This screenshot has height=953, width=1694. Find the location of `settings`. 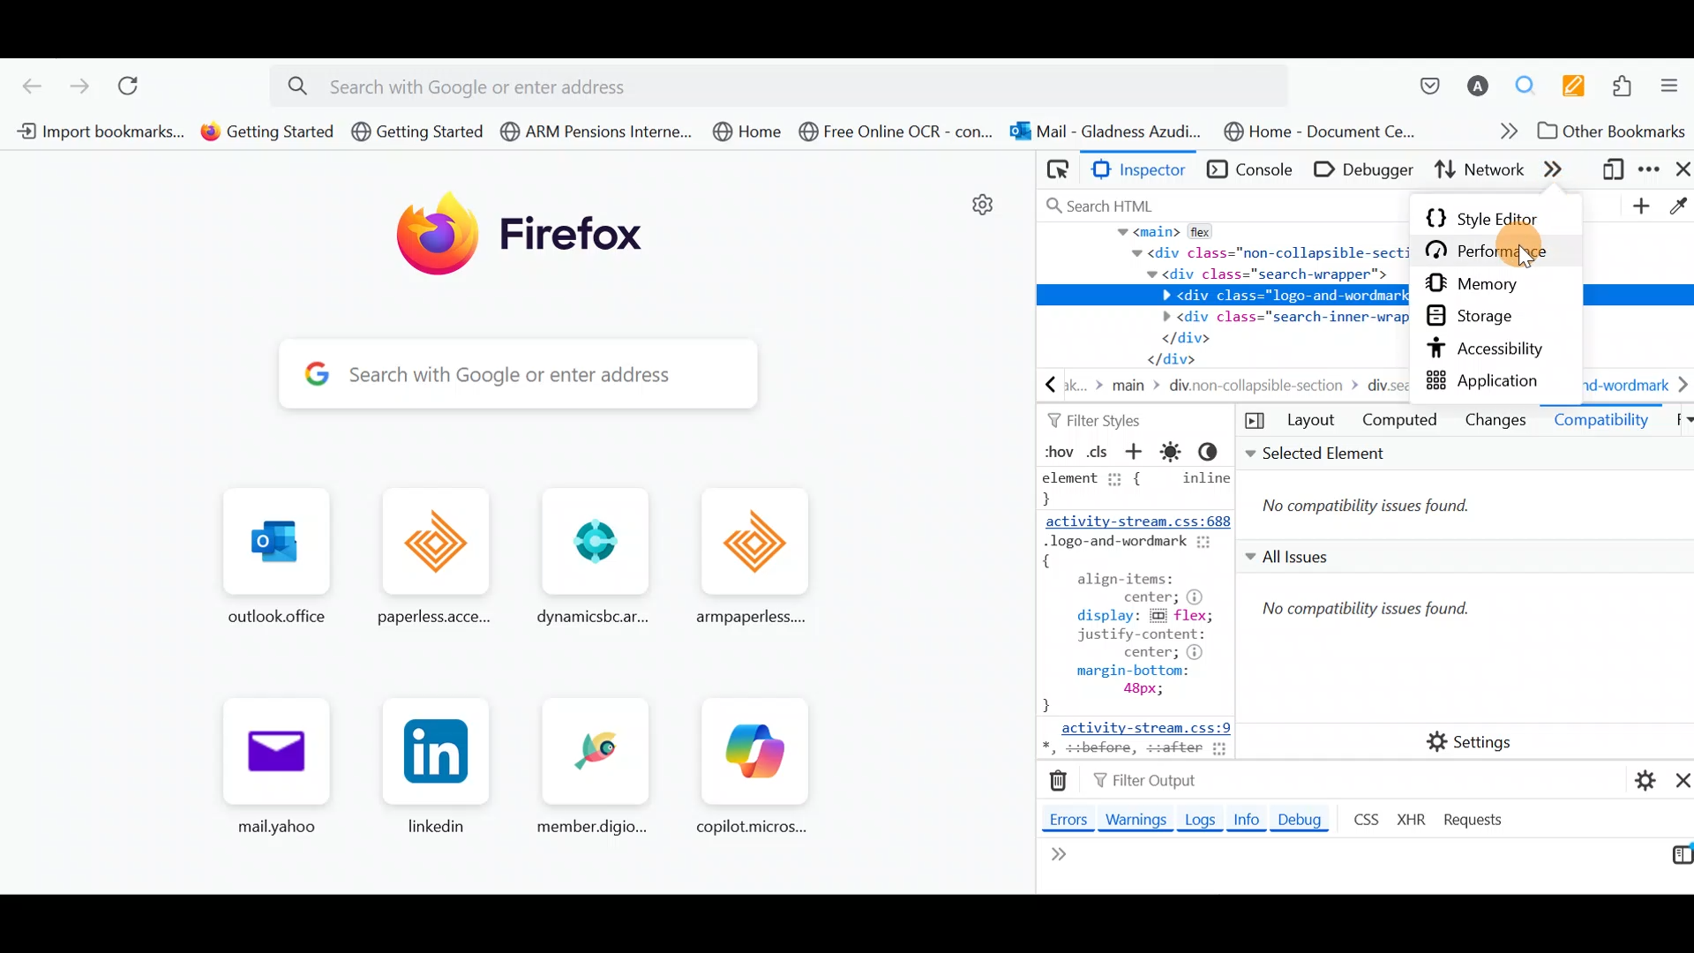

settings is located at coordinates (977, 209).